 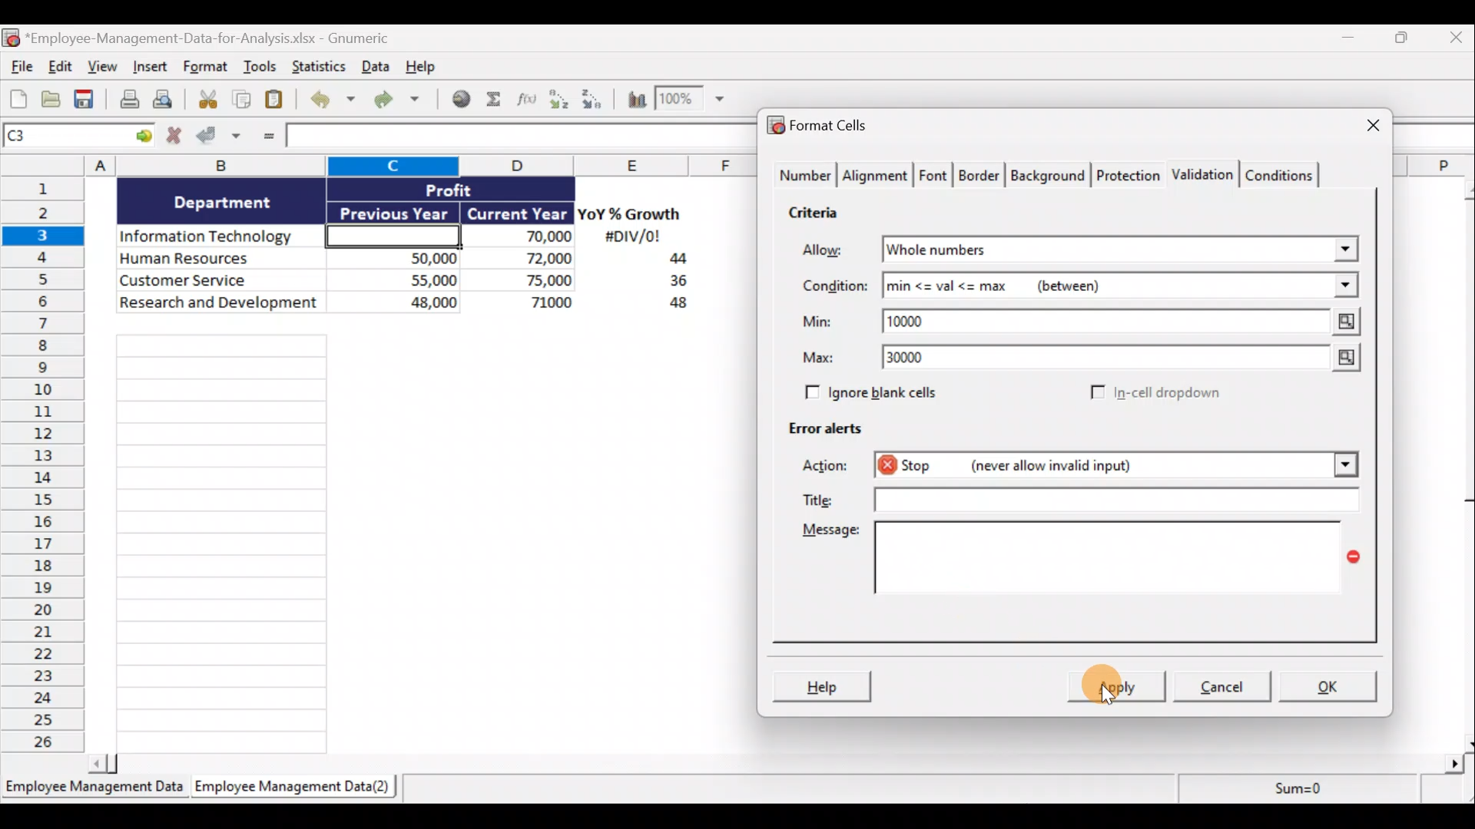 What do you see at coordinates (260, 68) in the screenshot?
I see `Tools` at bounding box center [260, 68].